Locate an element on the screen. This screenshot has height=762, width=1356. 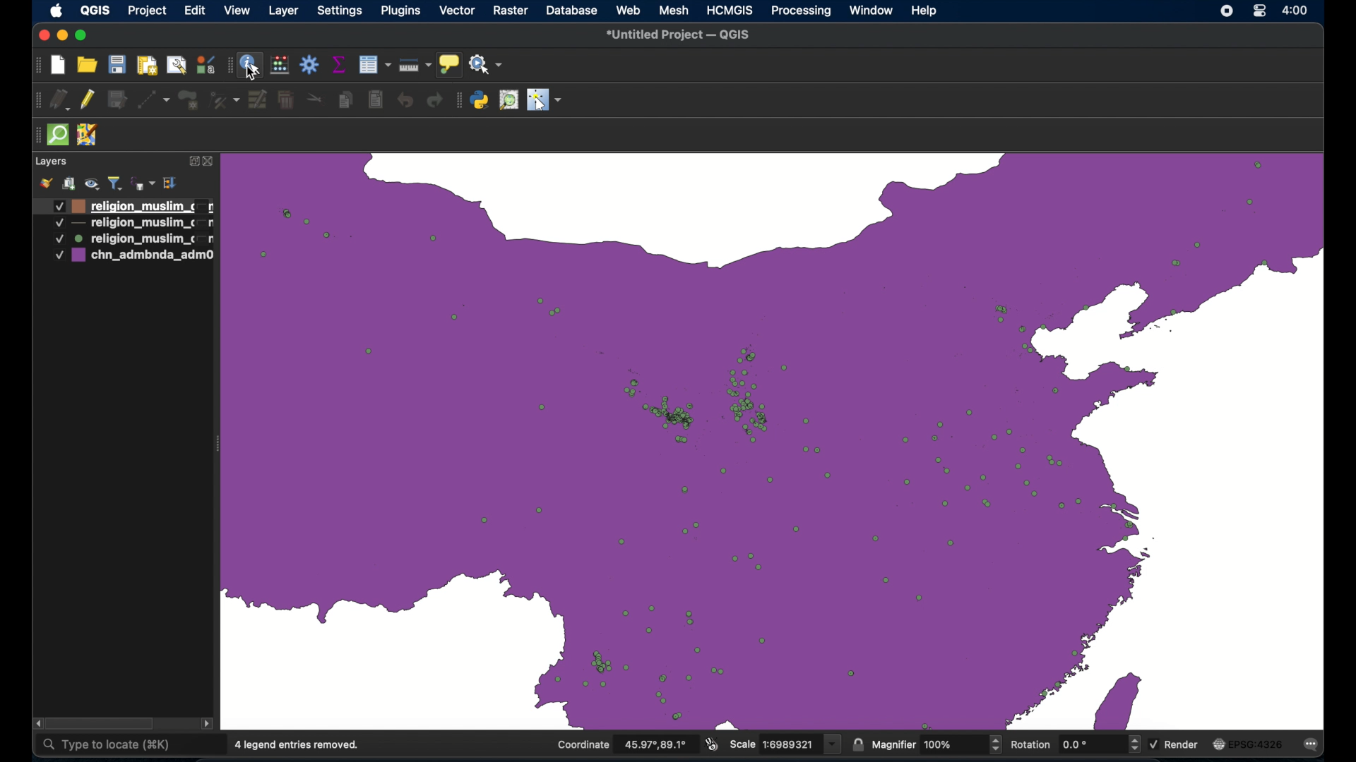
layers is located at coordinates (51, 160).